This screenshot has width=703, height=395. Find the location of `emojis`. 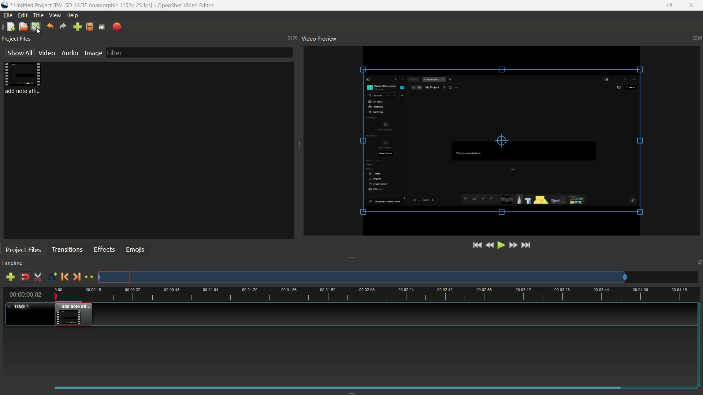

emojis is located at coordinates (135, 249).